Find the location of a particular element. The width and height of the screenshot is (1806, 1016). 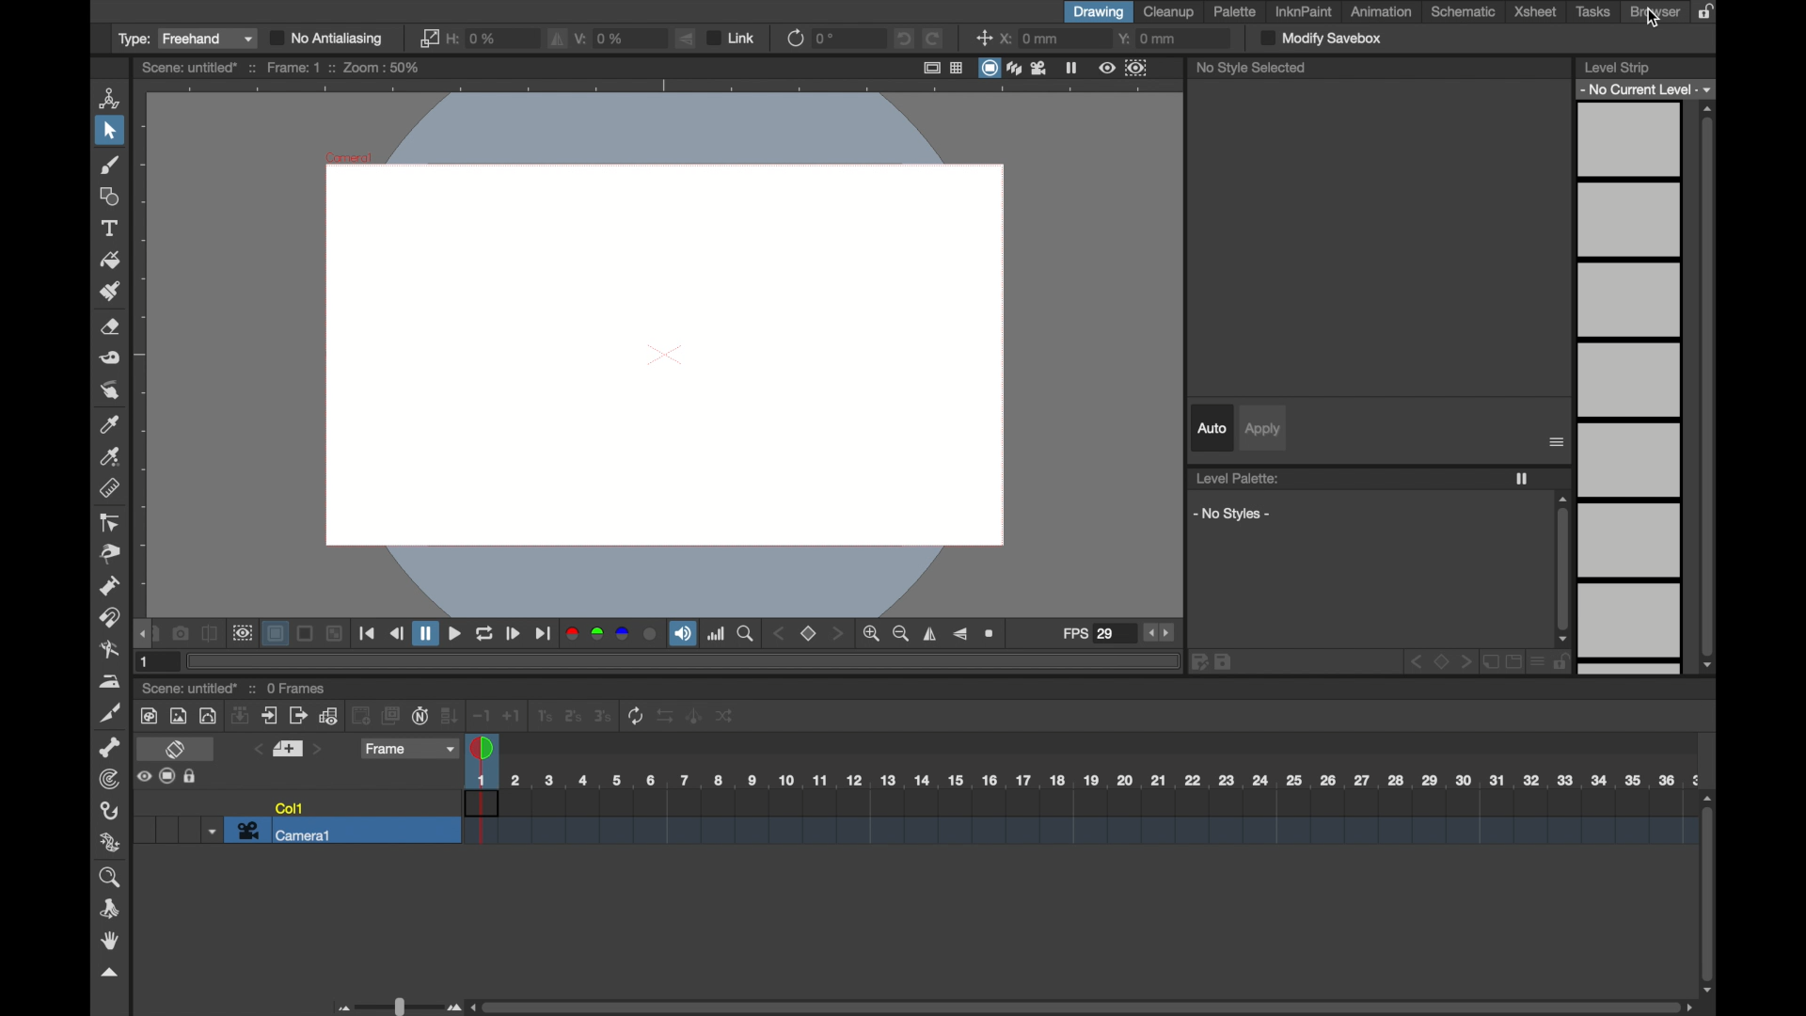

scene scale is located at coordinates (1083, 780).